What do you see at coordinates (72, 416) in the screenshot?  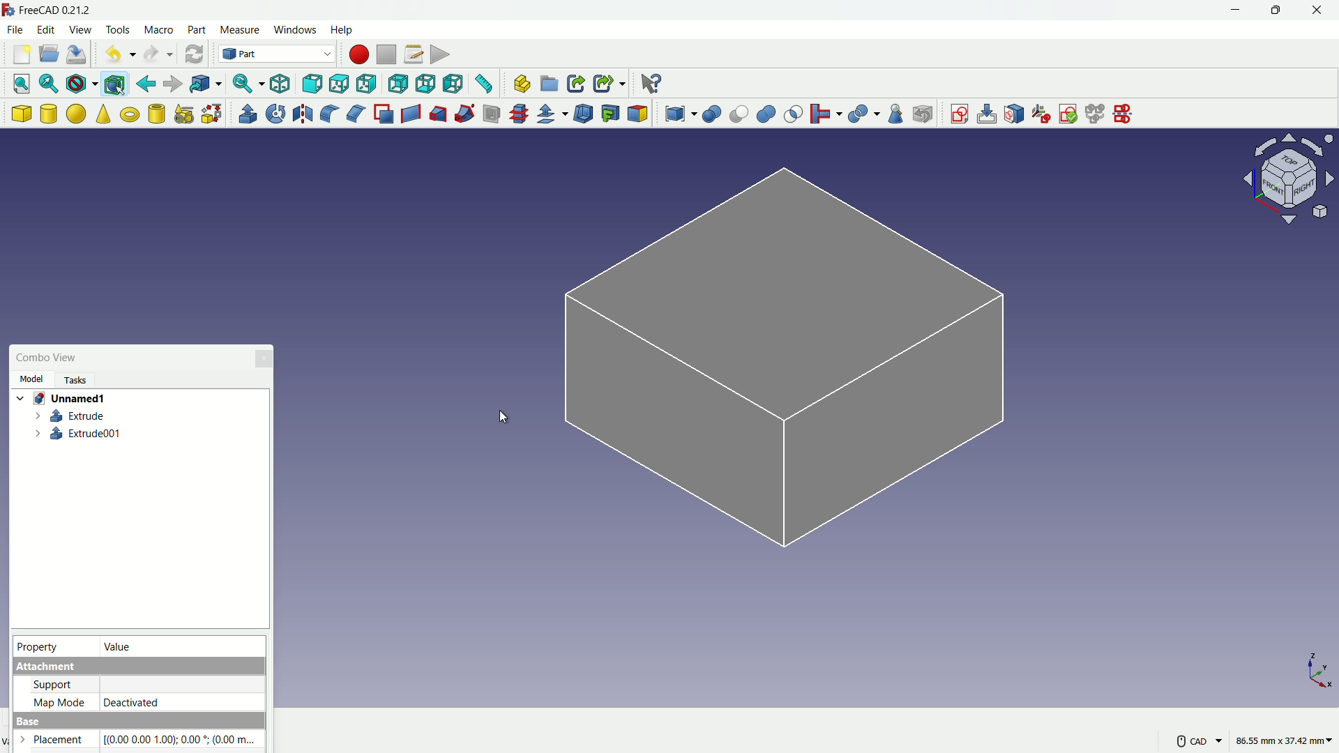 I see `extrude` at bounding box center [72, 416].